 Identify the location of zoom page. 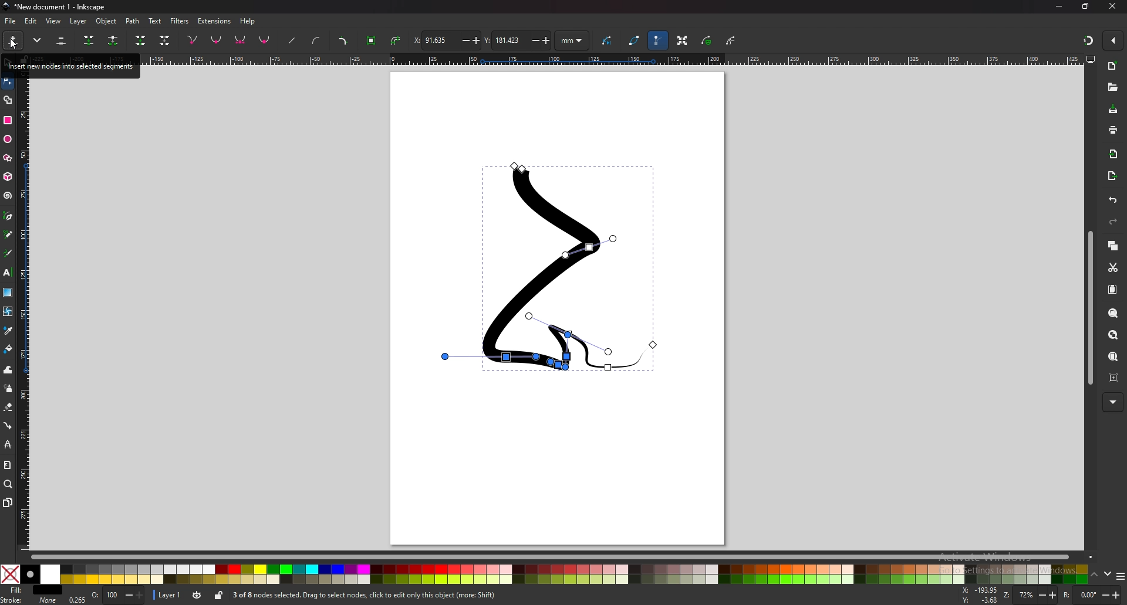
(1113, 356).